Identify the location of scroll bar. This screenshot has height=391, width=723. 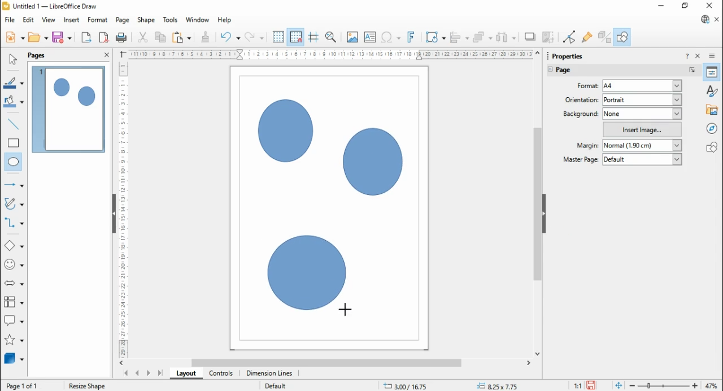
(329, 363).